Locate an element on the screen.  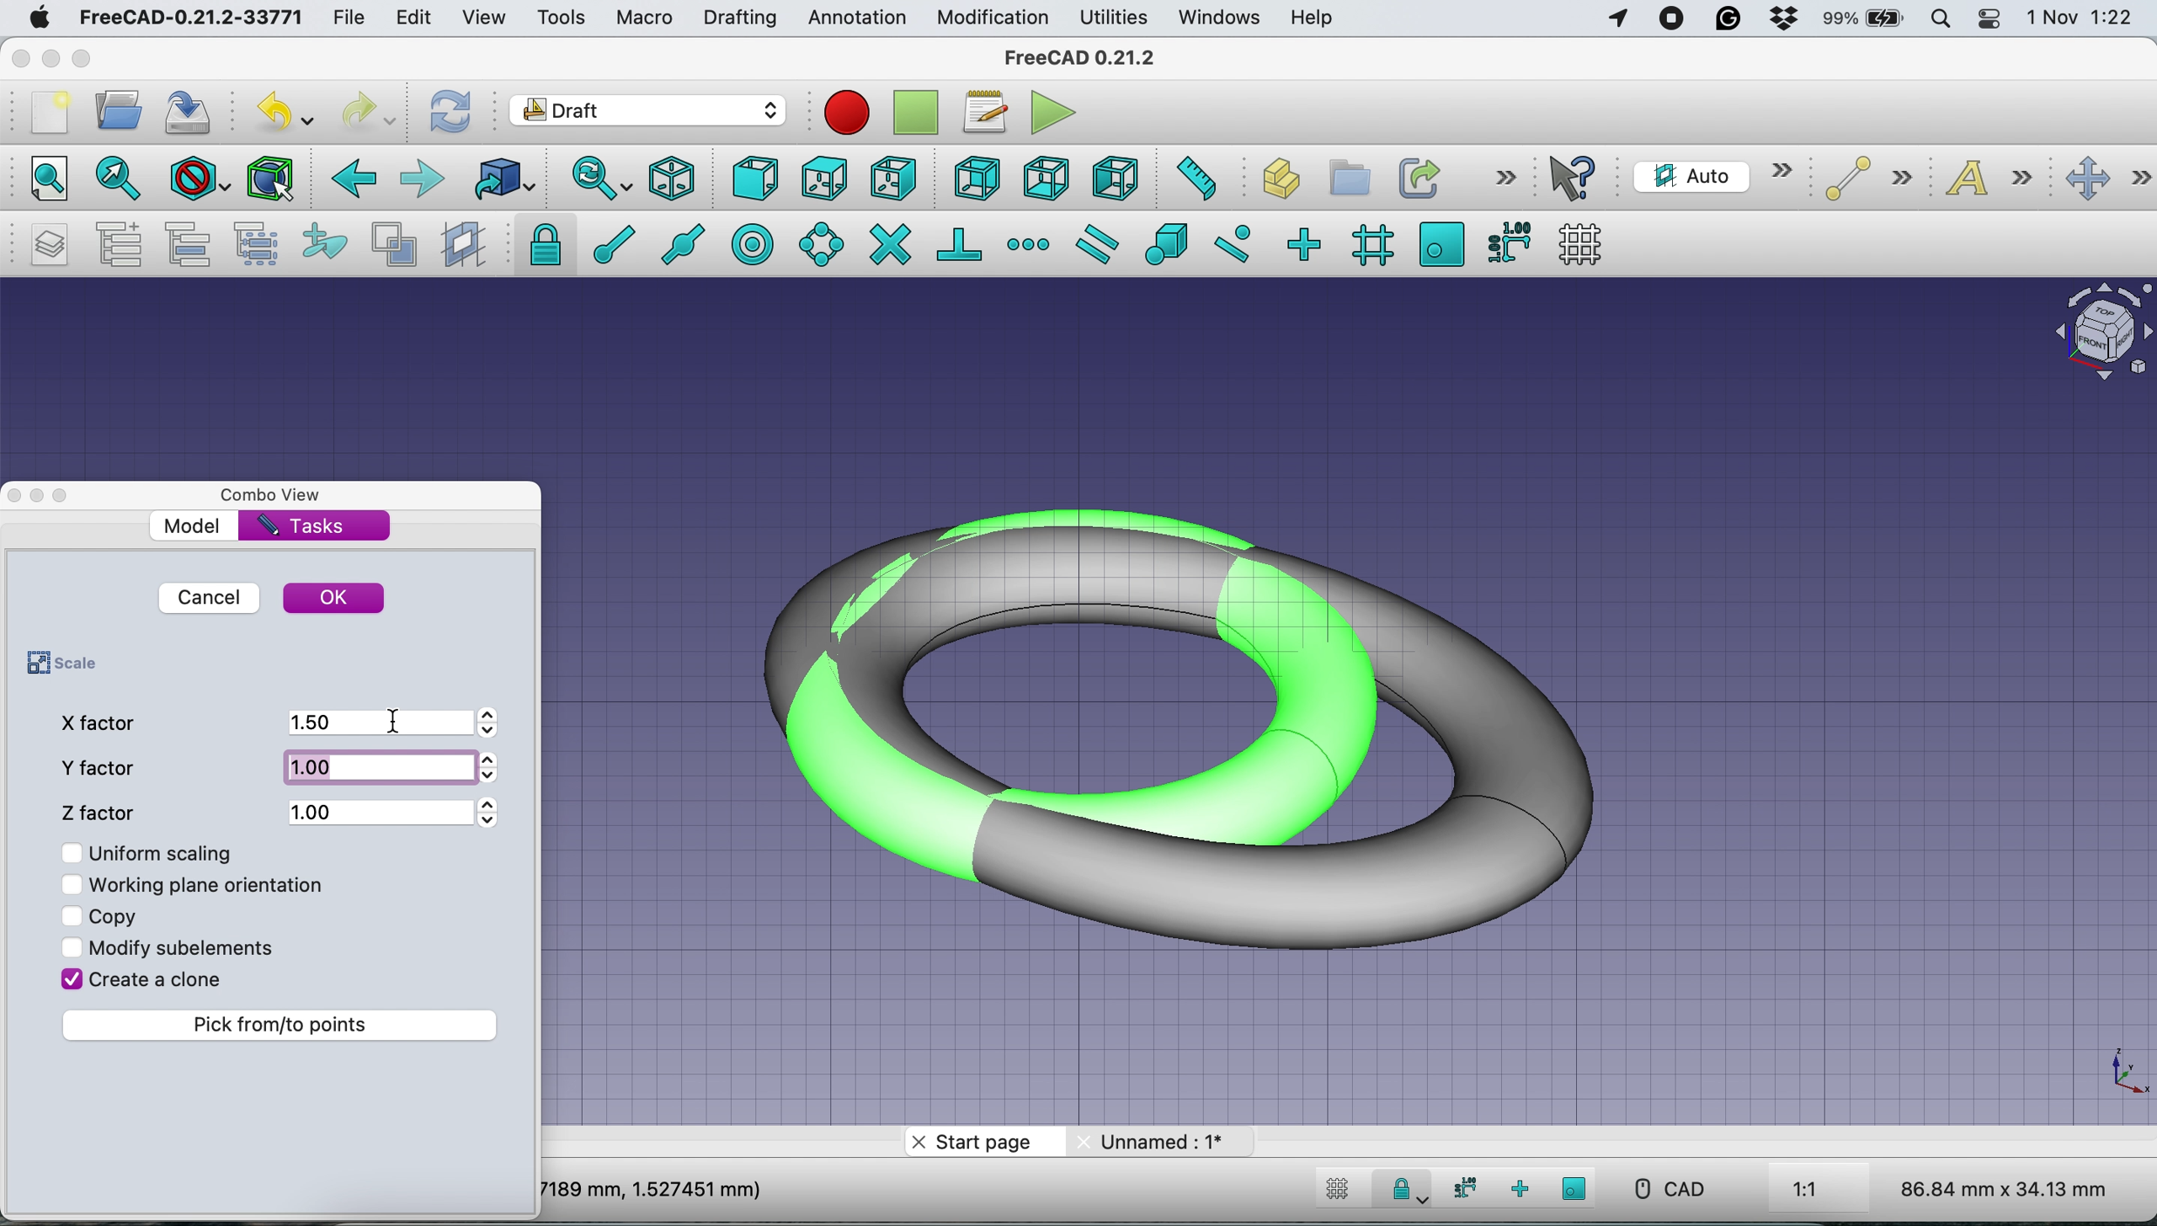
tools is located at coordinates (556, 16).